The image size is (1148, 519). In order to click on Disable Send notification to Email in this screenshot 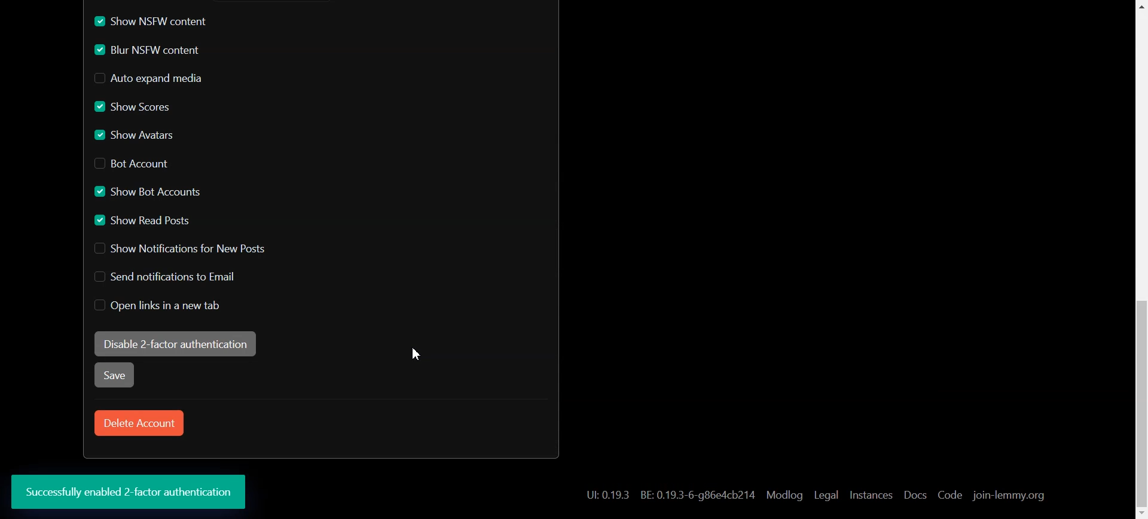, I will do `click(170, 276)`.